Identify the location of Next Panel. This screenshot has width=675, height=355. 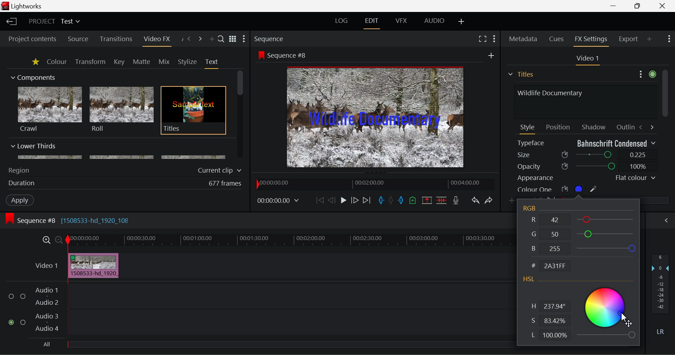
(201, 39).